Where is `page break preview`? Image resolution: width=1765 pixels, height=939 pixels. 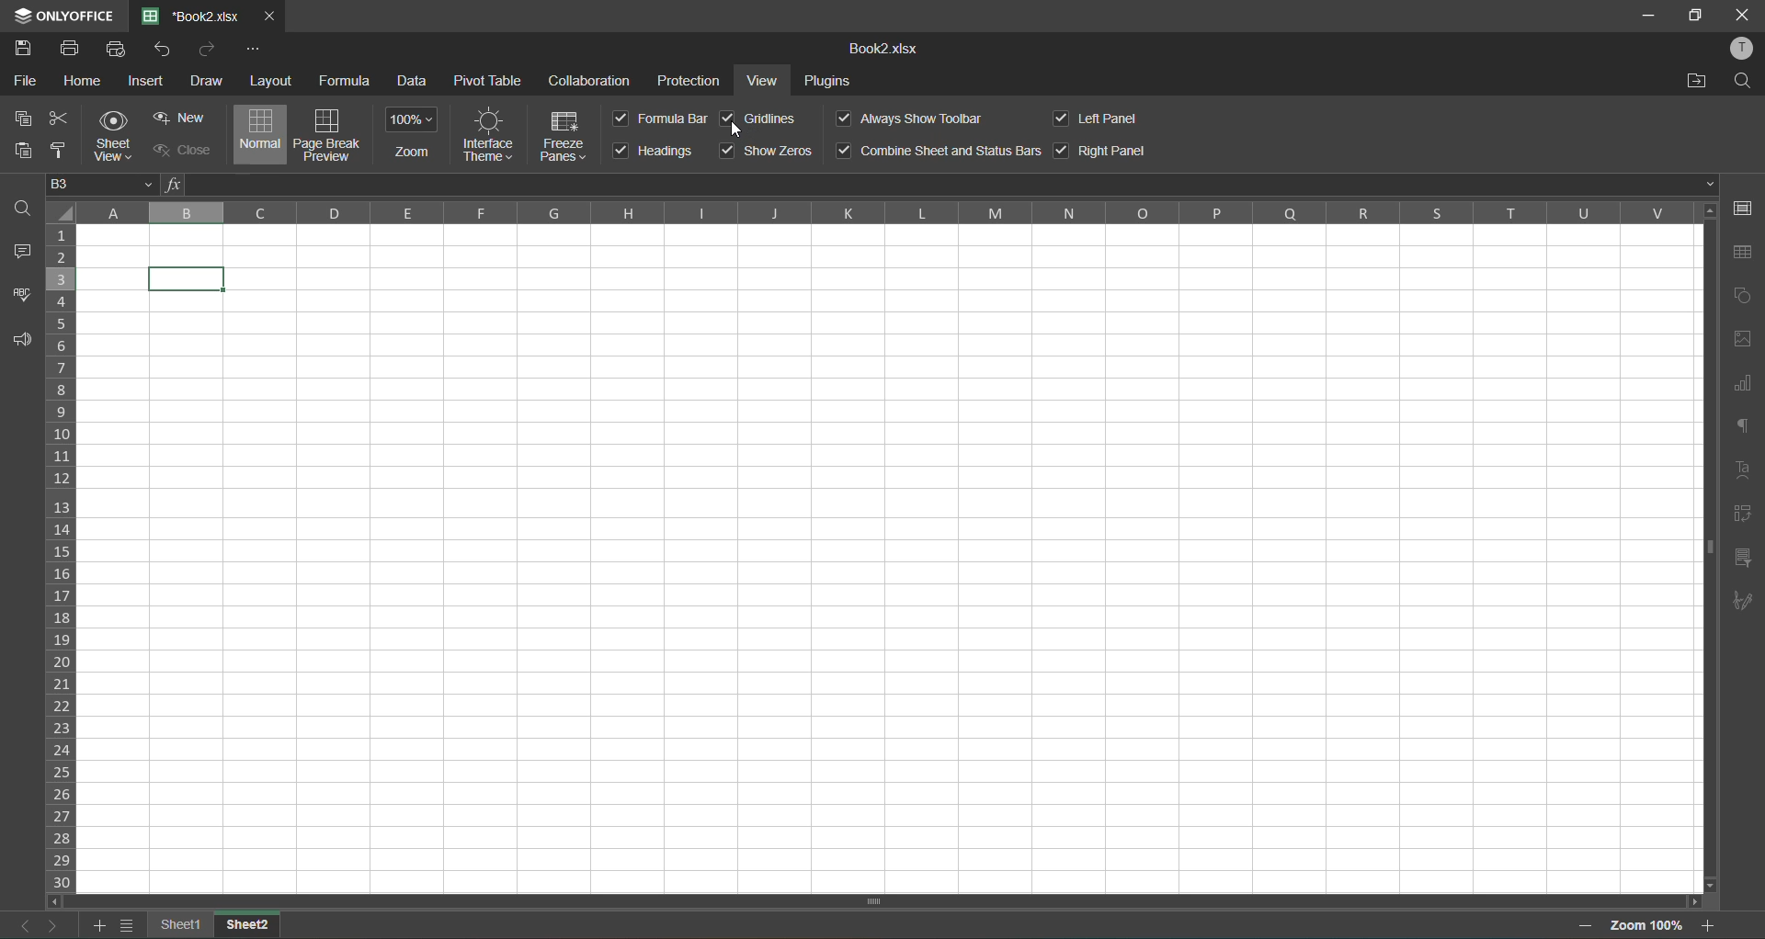
page break preview is located at coordinates (328, 135).